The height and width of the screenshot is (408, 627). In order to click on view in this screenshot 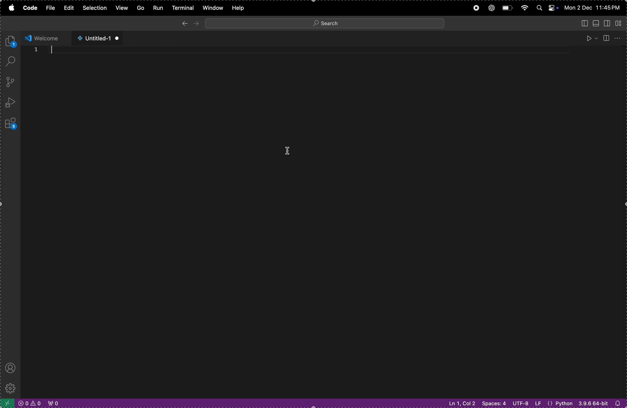, I will do `click(121, 8)`.